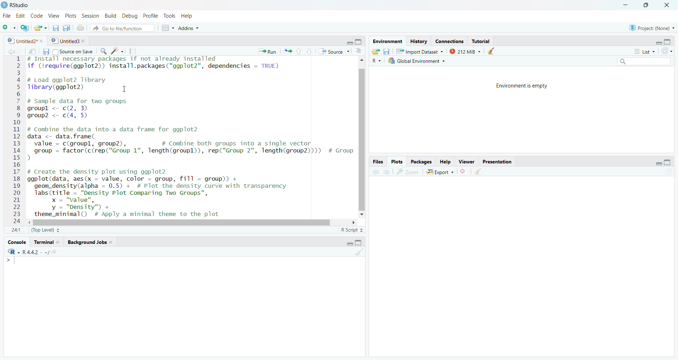 This screenshot has width=678, height=360. What do you see at coordinates (150, 16) in the screenshot?
I see `profile` at bounding box center [150, 16].